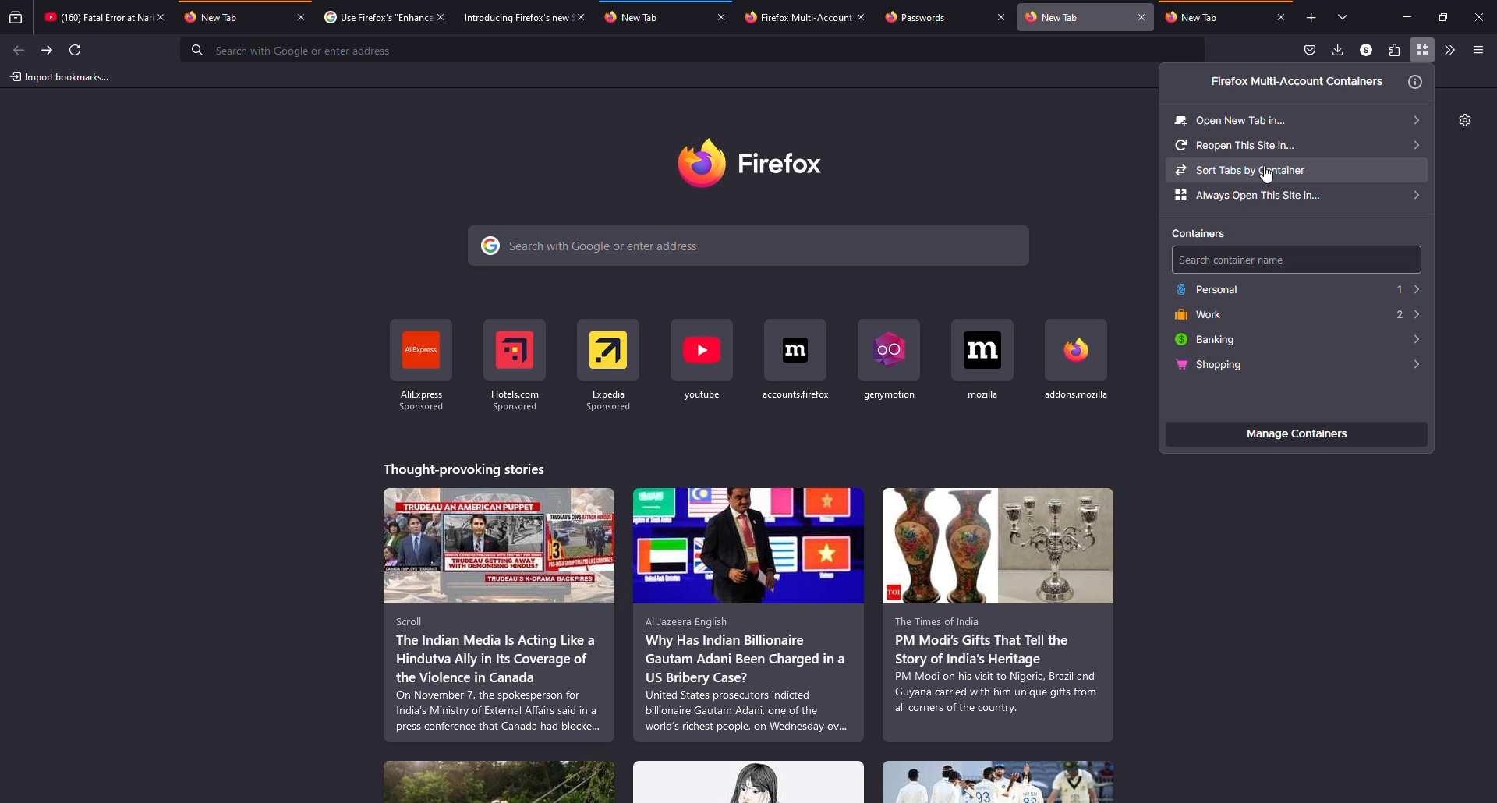 The image size is (1497, 803). Describe the element at coordinates (752, 245) in the screenshot. I see `search` at that location.